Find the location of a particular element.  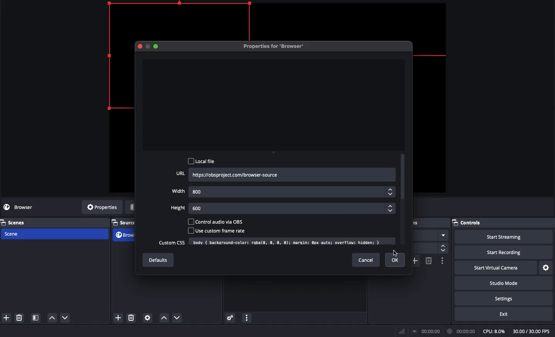

Settings is located at coordinates (231, 318).